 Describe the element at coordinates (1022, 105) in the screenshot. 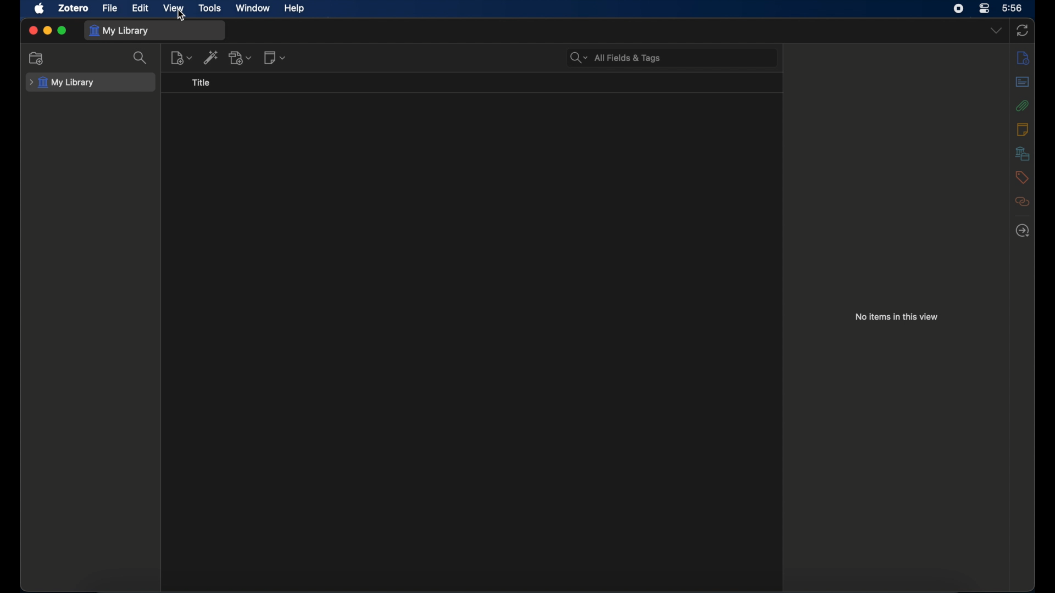

I see `attachments` at that location.